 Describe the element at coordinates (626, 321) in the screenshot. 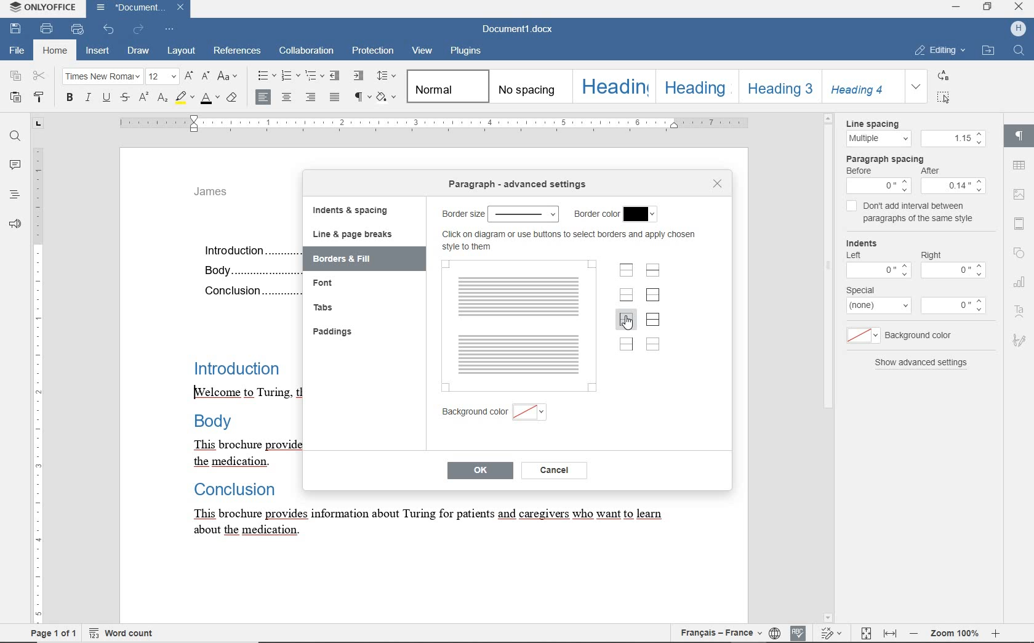

I see `set left border only` at that location.